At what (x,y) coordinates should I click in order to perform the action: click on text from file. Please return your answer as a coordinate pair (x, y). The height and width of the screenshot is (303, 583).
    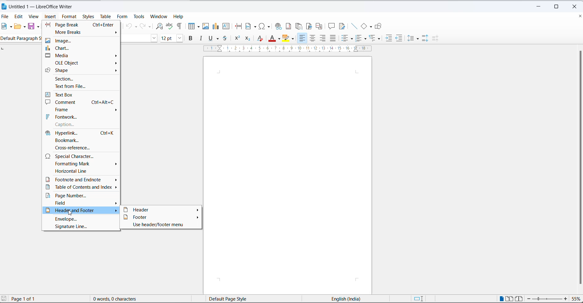
    Looking at the image, I should click on (82, 87).